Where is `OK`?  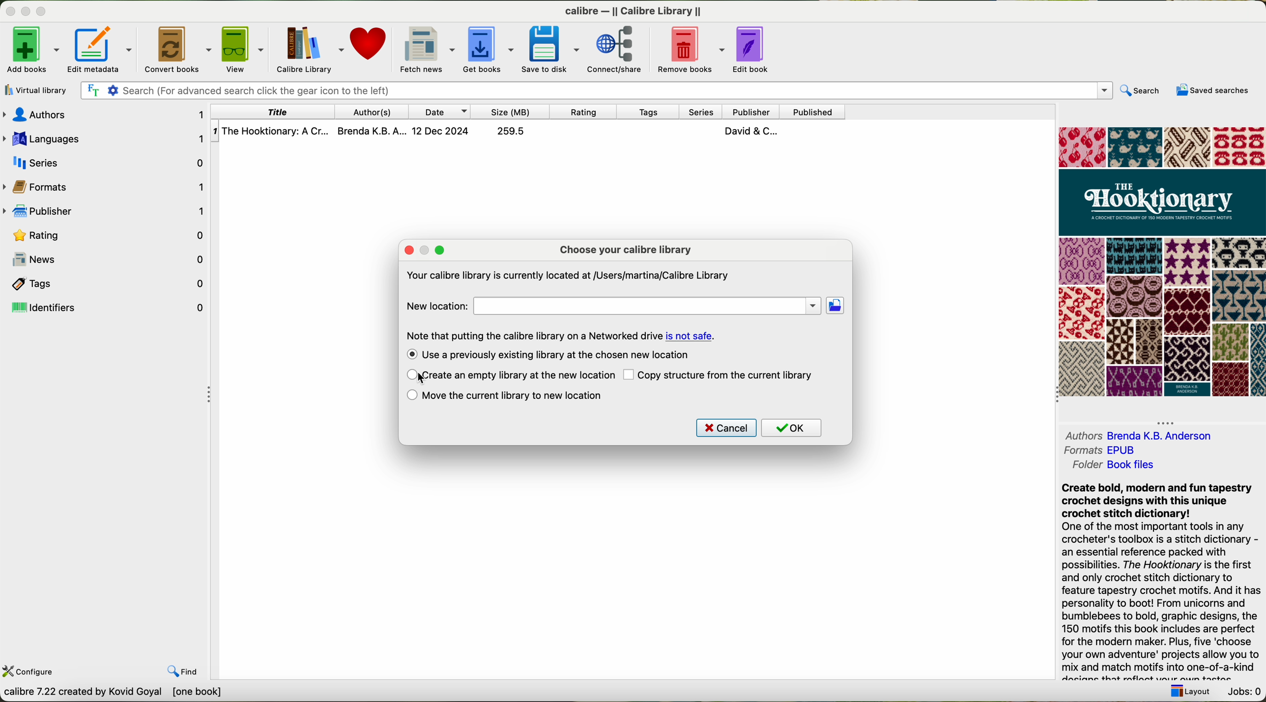
OK is located at coordinates (795, 428).